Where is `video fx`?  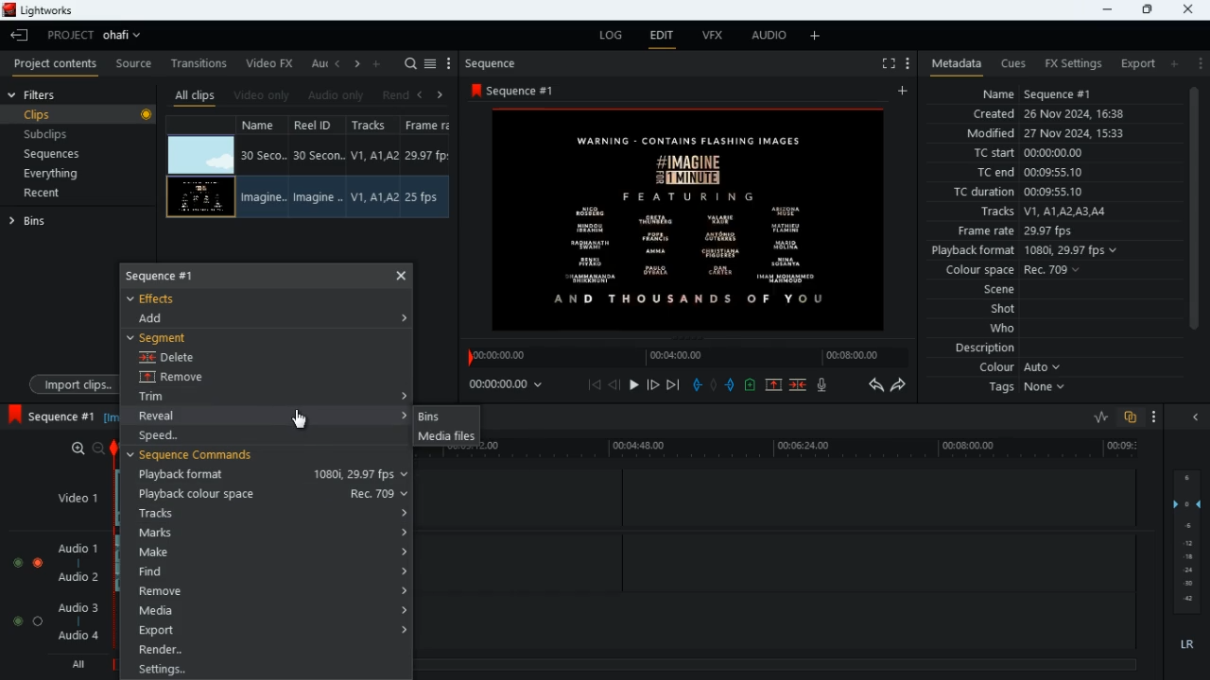
video fx is located at coordinates (272, 63).